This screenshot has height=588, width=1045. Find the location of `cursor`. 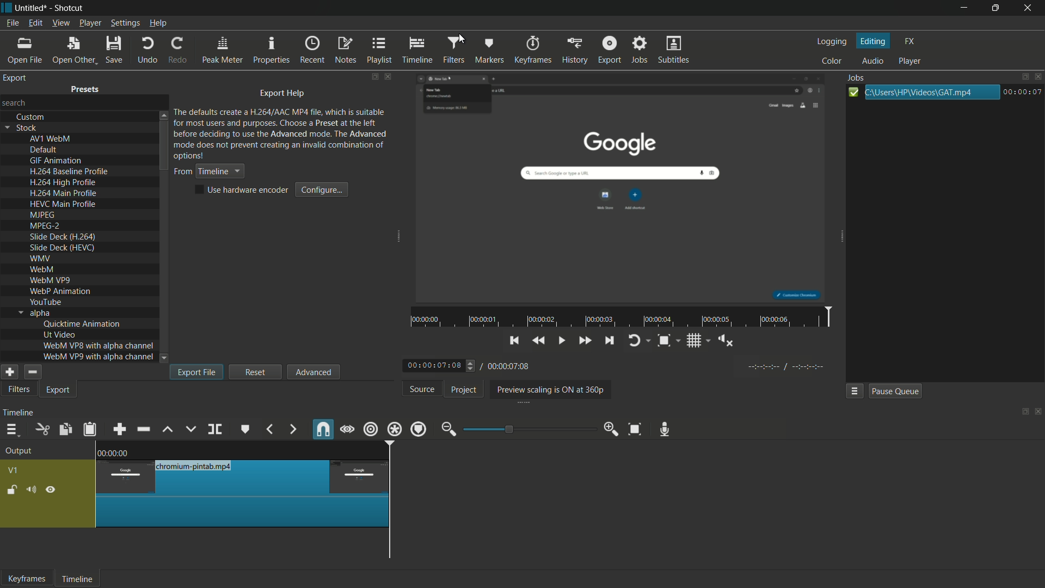

cursor is located at coordinates (462, 38).